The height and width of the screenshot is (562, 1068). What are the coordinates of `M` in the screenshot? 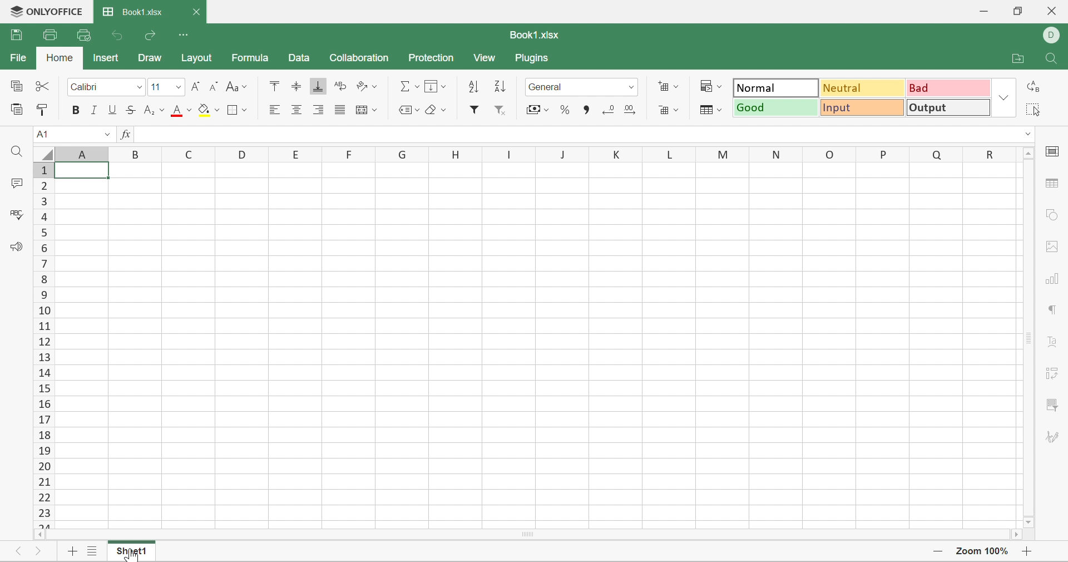 It's located at (715, 153).